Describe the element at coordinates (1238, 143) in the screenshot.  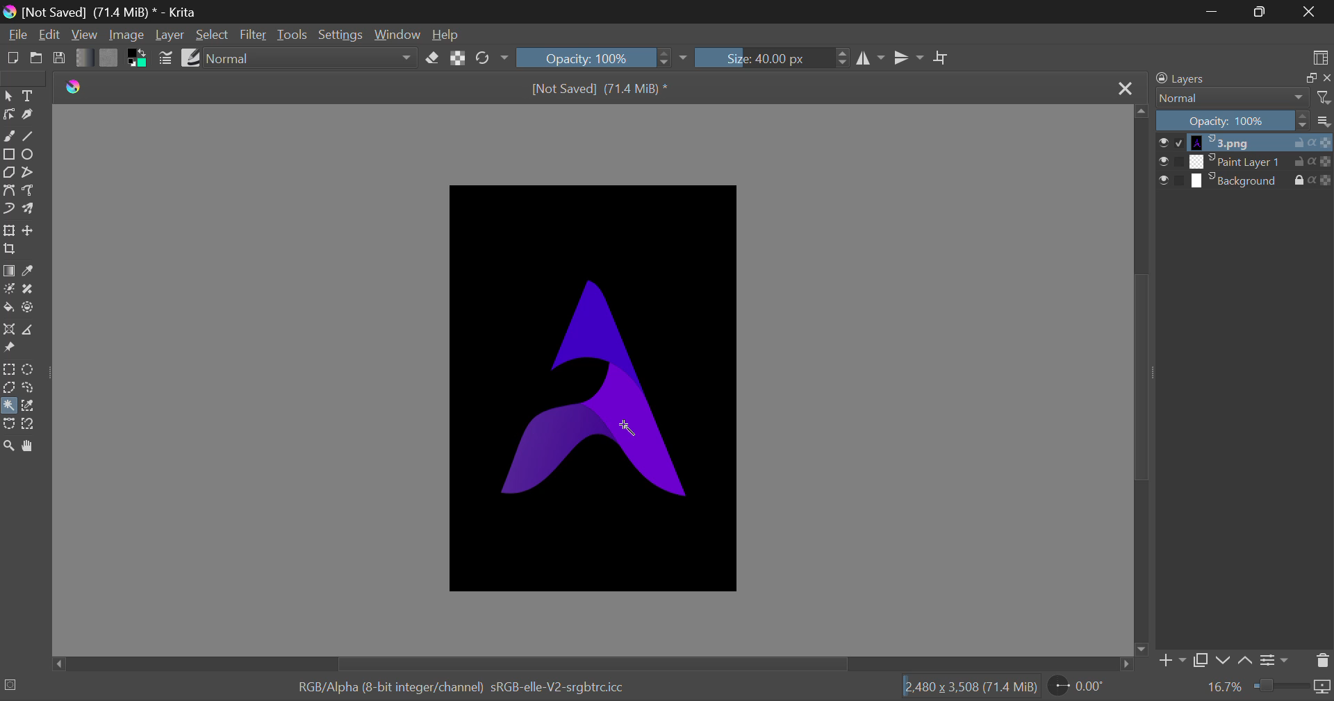
I see `layer 1` at that location.